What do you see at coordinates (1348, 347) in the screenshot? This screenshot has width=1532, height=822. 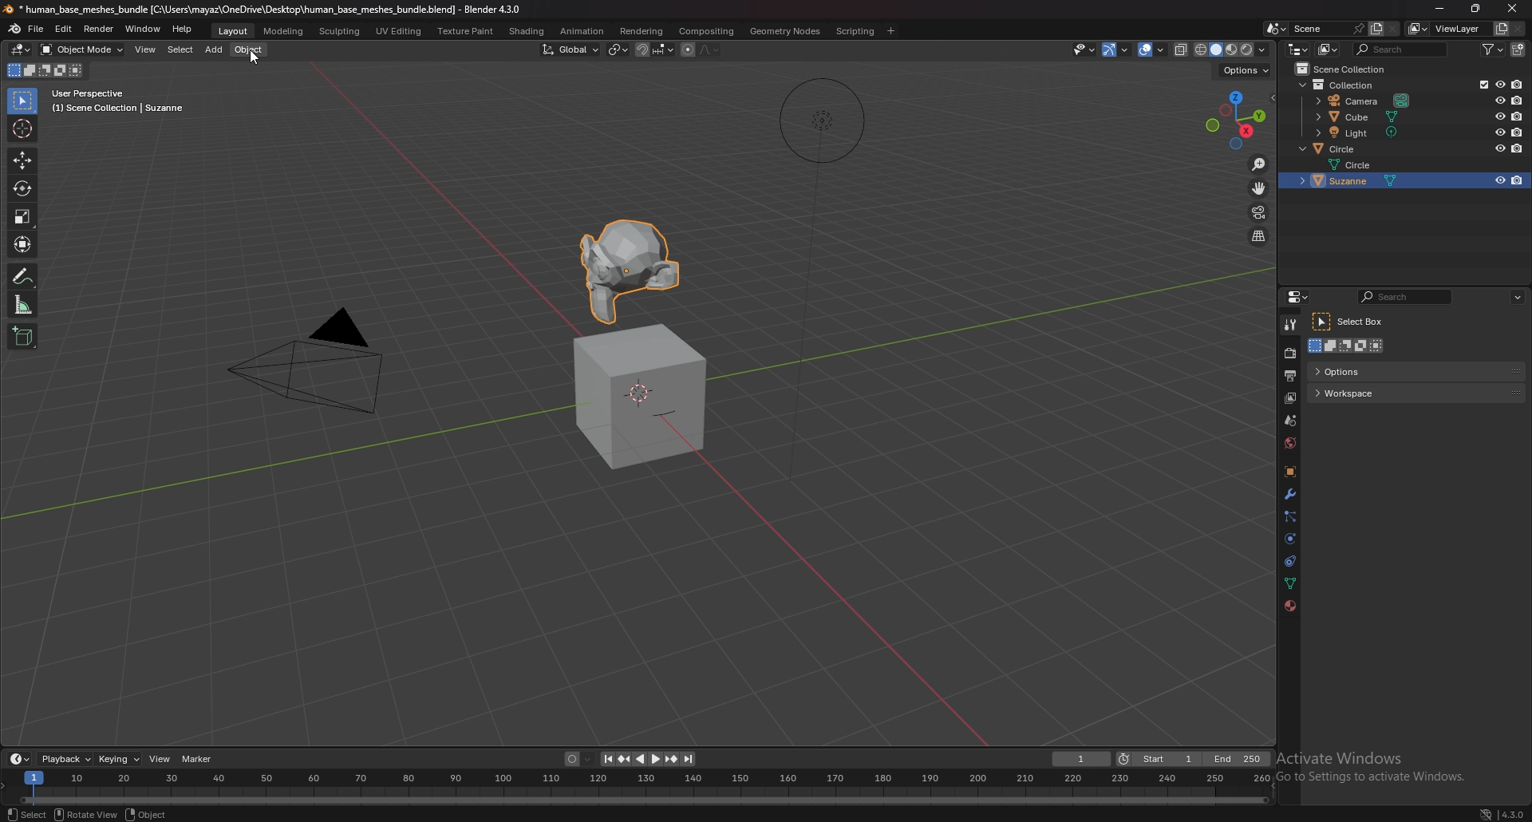 I see `mode` at bounding box center [1348, 347].